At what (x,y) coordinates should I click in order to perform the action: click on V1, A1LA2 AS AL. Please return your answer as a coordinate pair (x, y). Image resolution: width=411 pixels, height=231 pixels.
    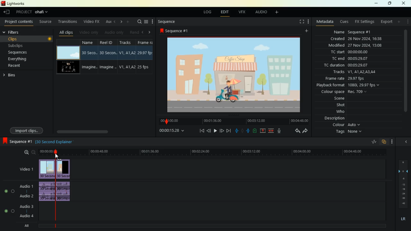
    Looking at the image, I should click on (363, 72).